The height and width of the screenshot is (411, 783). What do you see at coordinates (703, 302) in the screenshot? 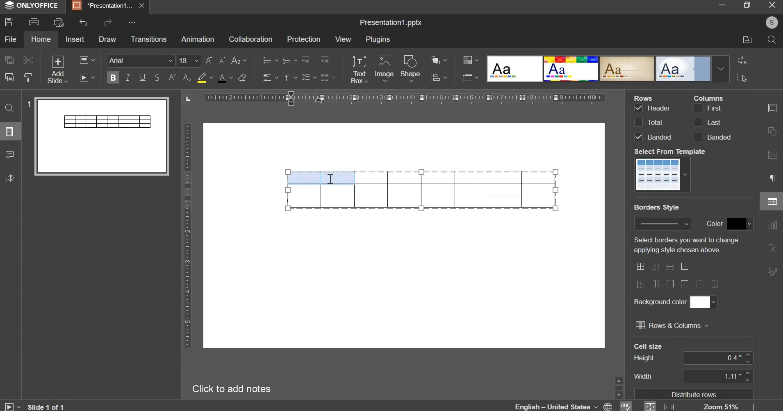
I see `background color` at bounding box center [703, 302].